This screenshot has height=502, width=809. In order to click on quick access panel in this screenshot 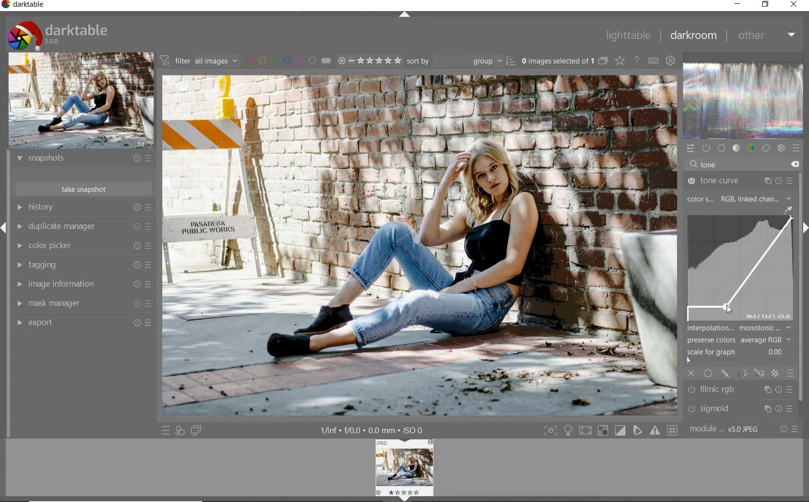, I will do `click(690, 148)`.